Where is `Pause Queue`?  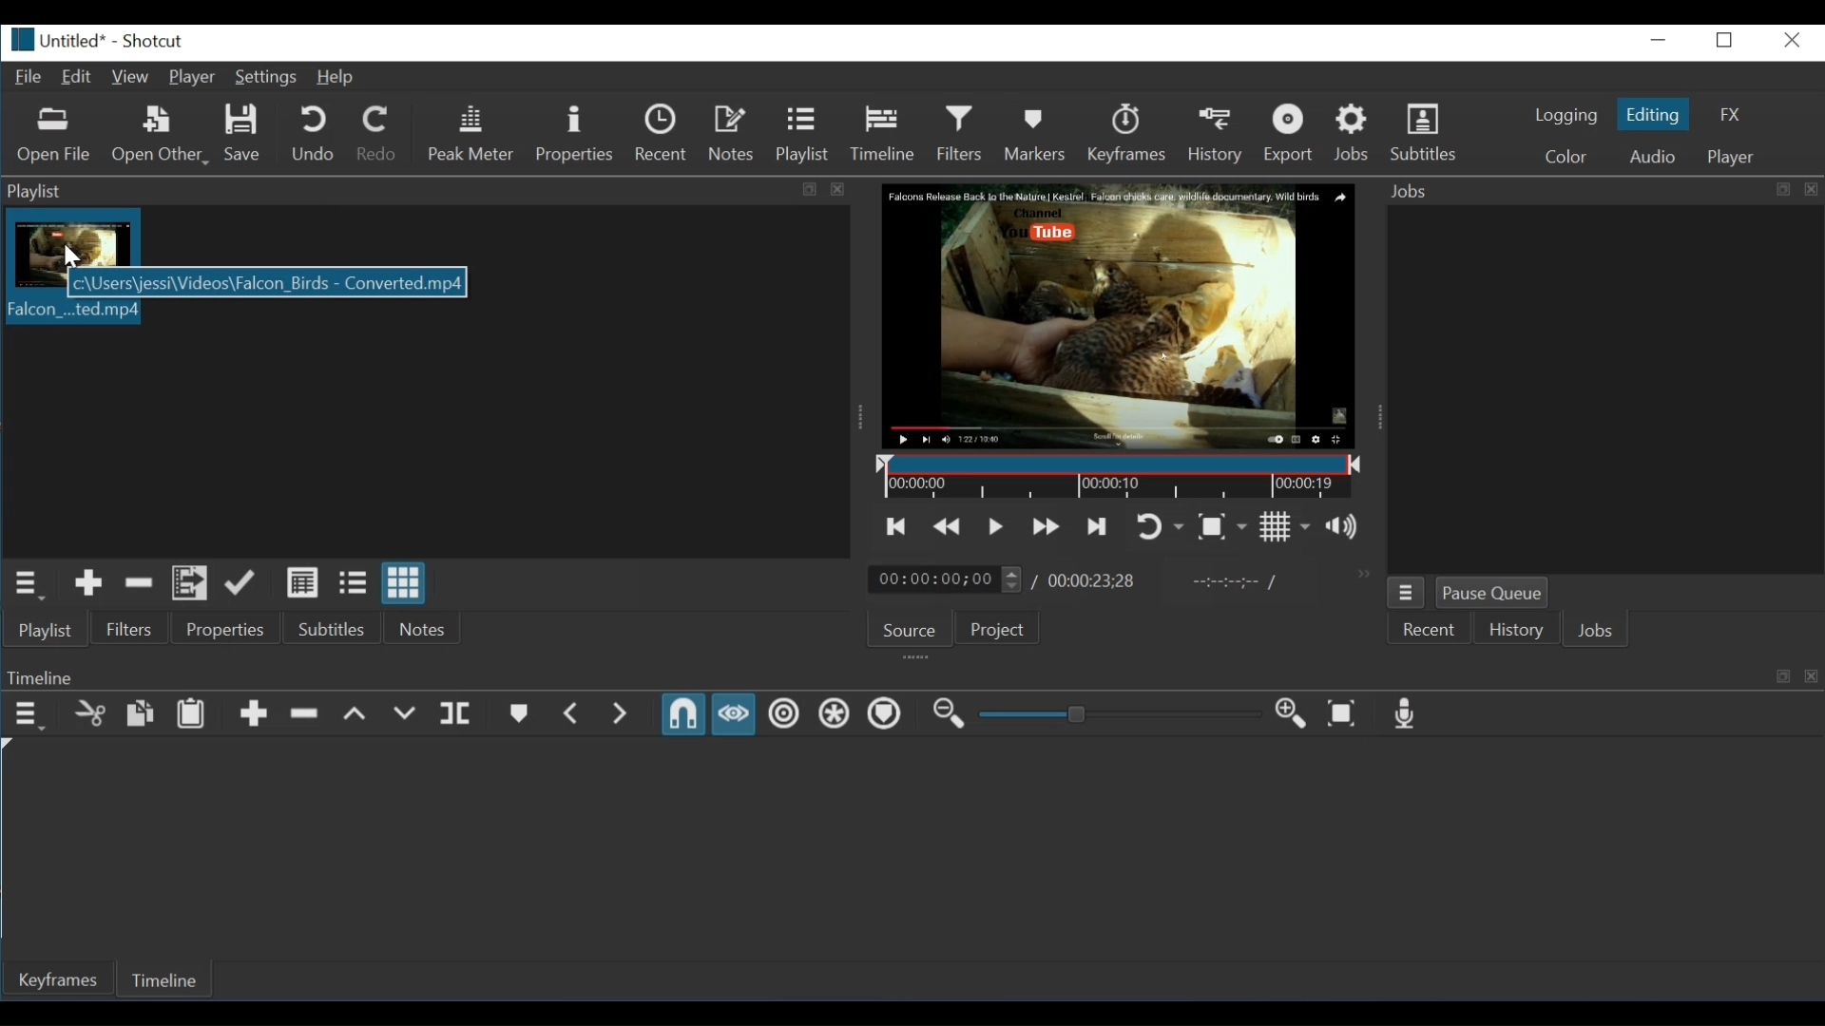
Pause Queue is located at coordinates (1491, 594).